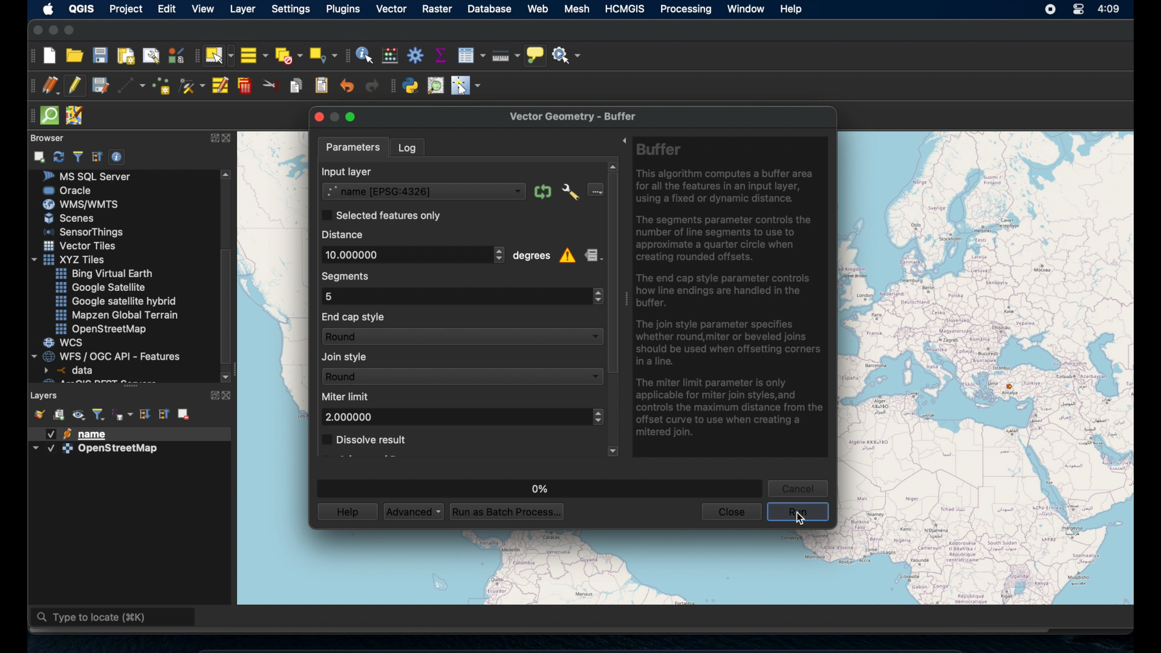  I want to click on save project, so click(100, 57).